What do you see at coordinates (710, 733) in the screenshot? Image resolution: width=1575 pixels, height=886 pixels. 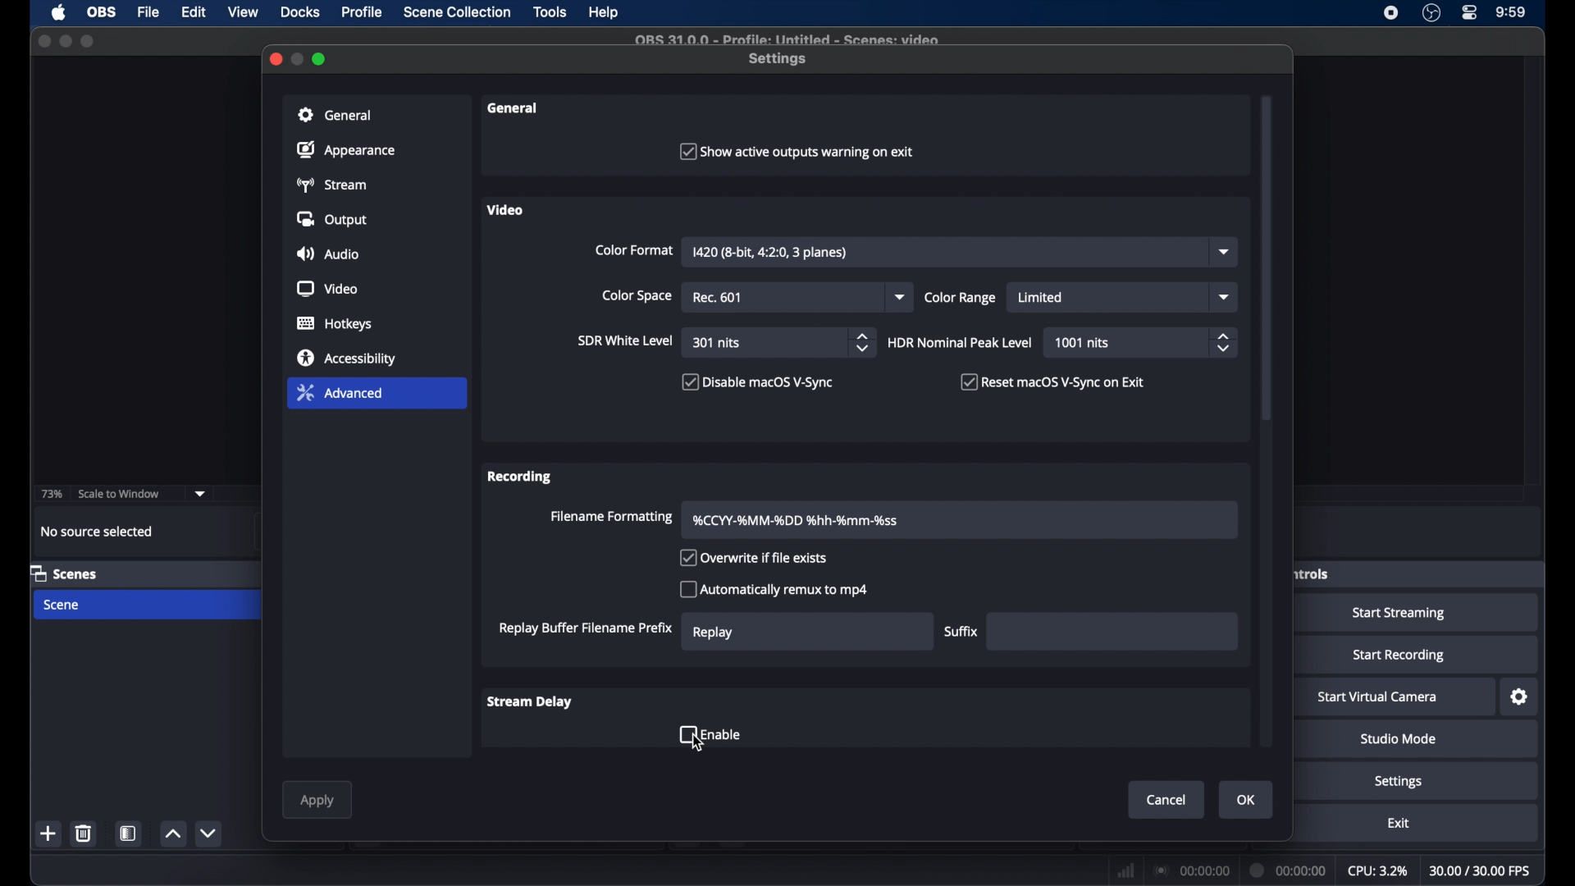 I see `checkbox` at bounding box center [710, 733].